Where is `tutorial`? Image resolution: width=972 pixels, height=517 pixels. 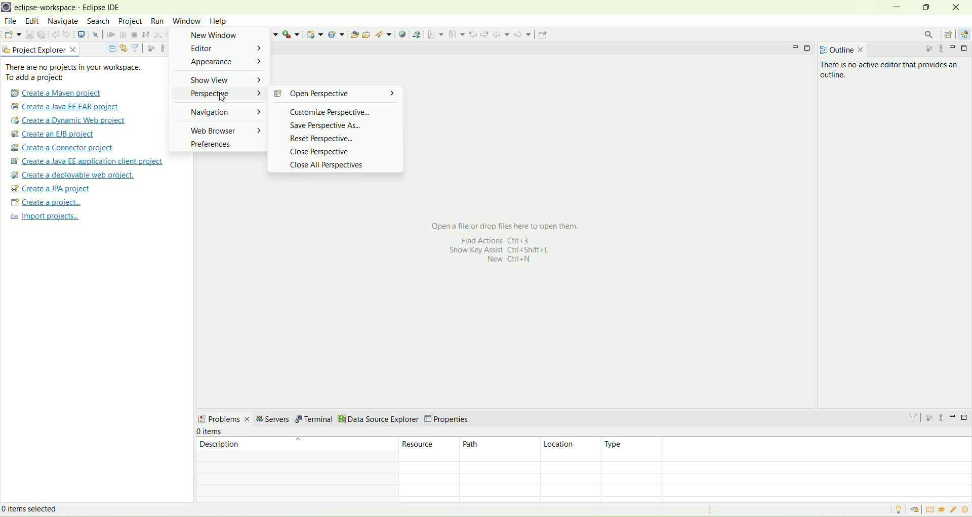
tutorial is located at coordinates (942, 509).